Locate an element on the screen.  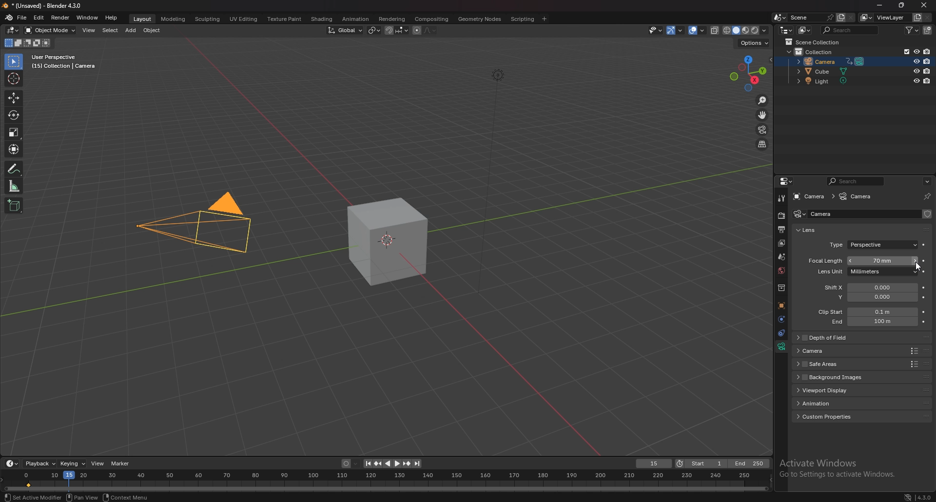
transform pivot point is located at coordinates (373, 30).